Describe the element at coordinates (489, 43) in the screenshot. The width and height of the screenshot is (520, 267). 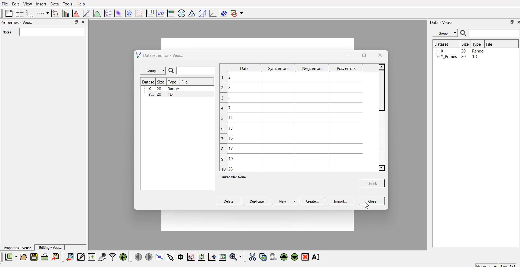
I see `File` at that location.